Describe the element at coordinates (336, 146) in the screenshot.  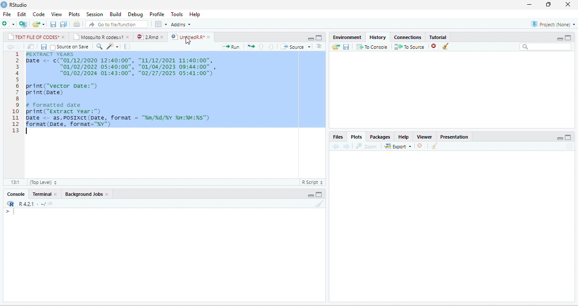
I see `back` at that location.